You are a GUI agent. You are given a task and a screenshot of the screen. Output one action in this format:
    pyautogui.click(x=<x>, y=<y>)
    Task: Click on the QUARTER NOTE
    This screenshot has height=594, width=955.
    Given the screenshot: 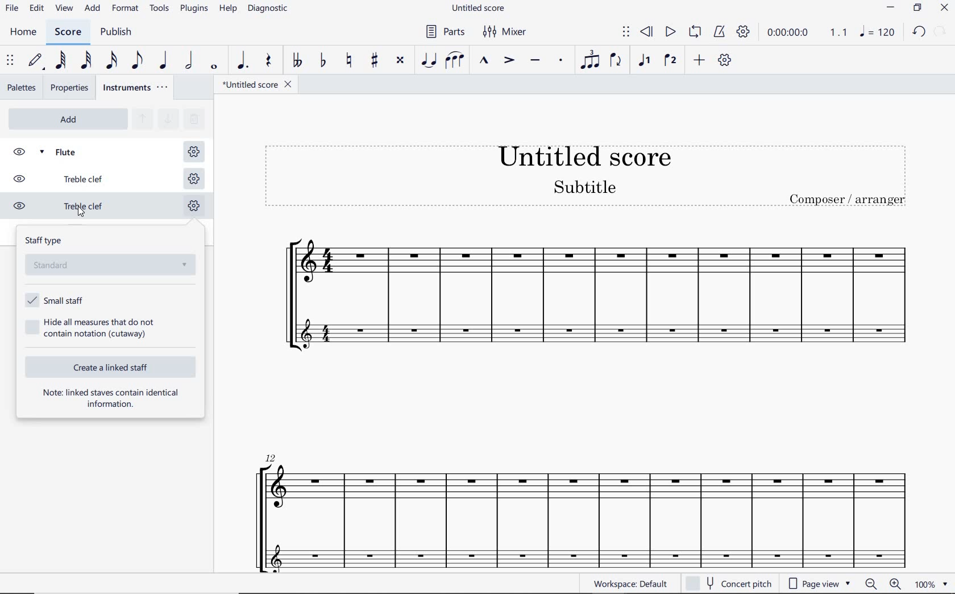 What is the action you would take?
    pyautogui.click(x=164, y=61)
    